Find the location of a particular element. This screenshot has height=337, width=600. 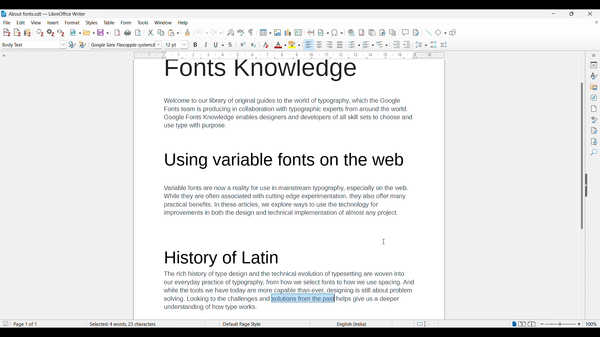

Close document is located at coordinates (597, 22).